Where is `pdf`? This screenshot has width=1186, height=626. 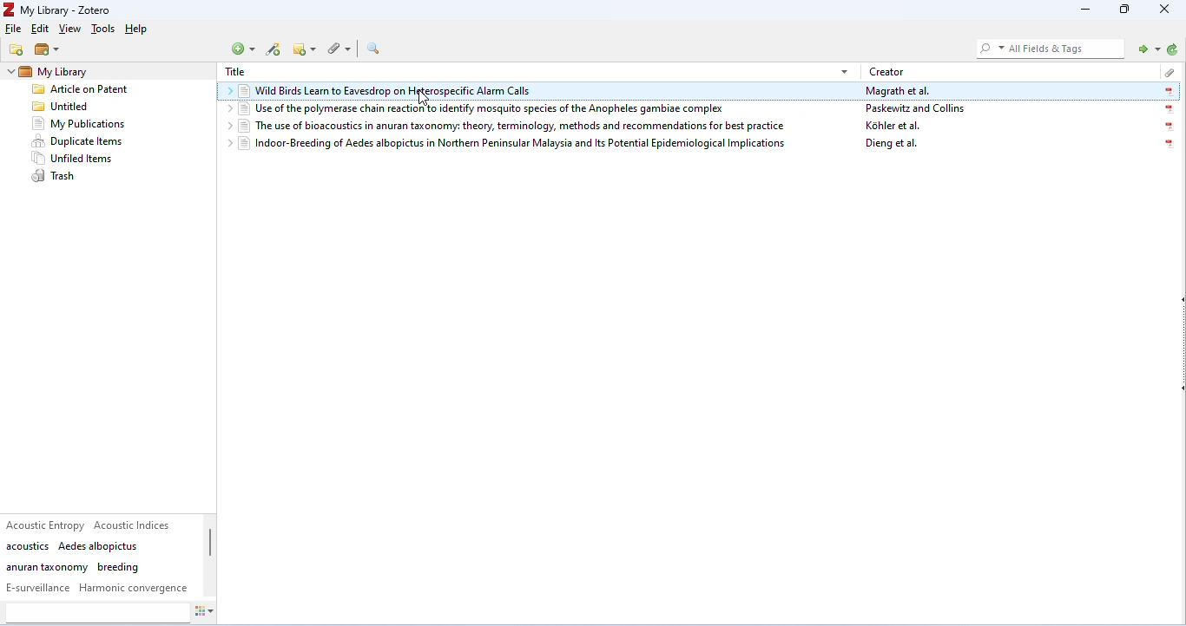 pdf is located at coordinates (1166, 145).